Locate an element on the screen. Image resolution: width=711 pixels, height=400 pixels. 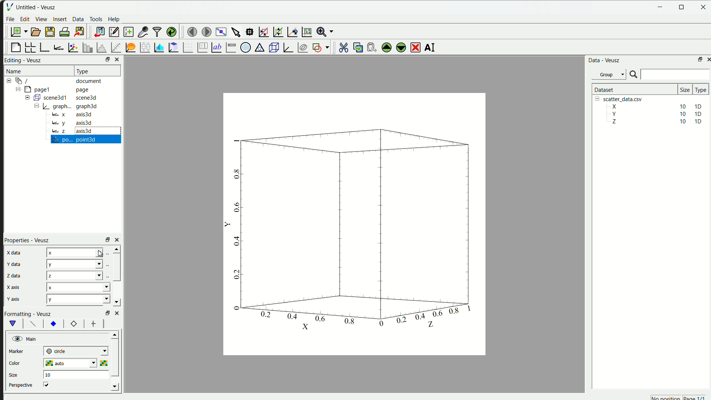
| File is located at coordinates (9, 6).